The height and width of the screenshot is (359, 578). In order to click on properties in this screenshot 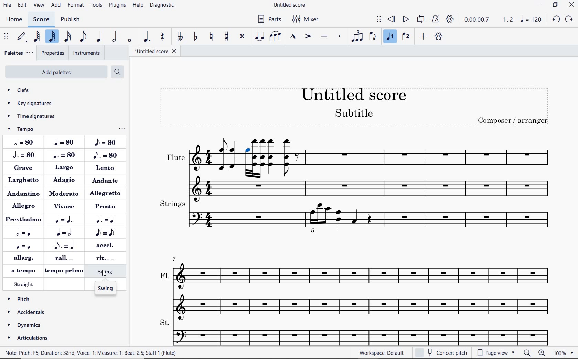, I will do `click(52, 53)`.